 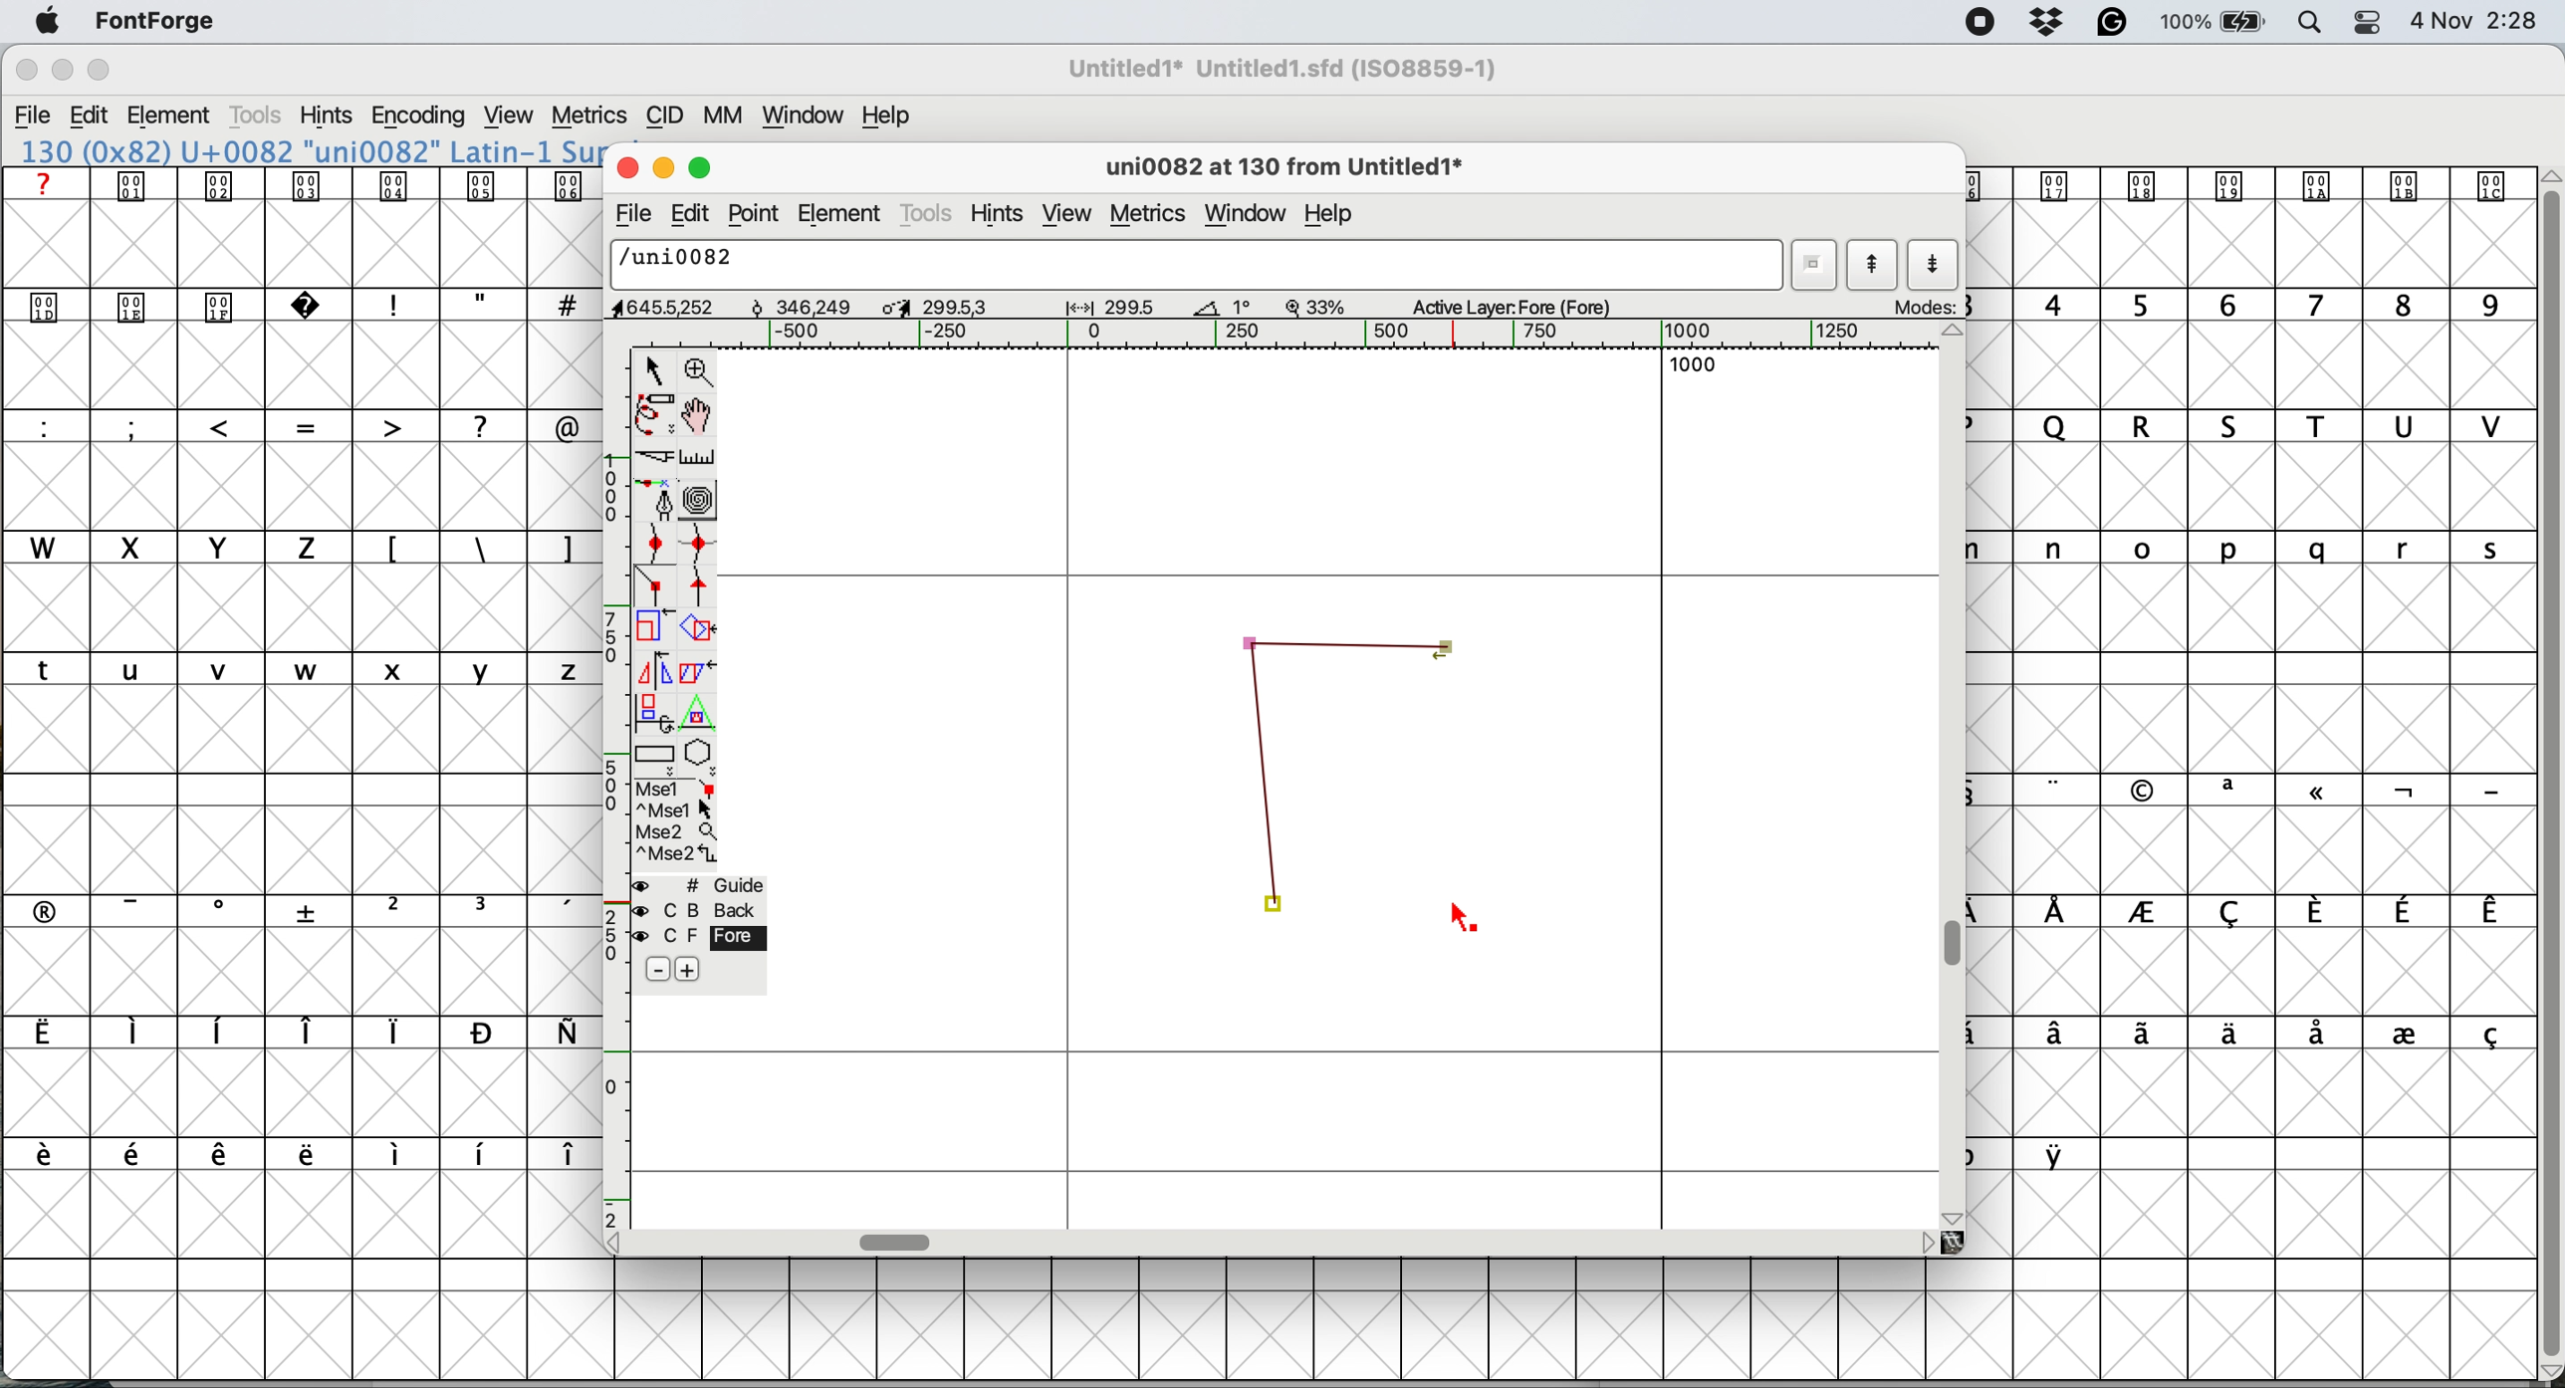 What do you see at coordinates (90, 116) in the screenshot?
I see `edit` at bounding box center [90, 116].